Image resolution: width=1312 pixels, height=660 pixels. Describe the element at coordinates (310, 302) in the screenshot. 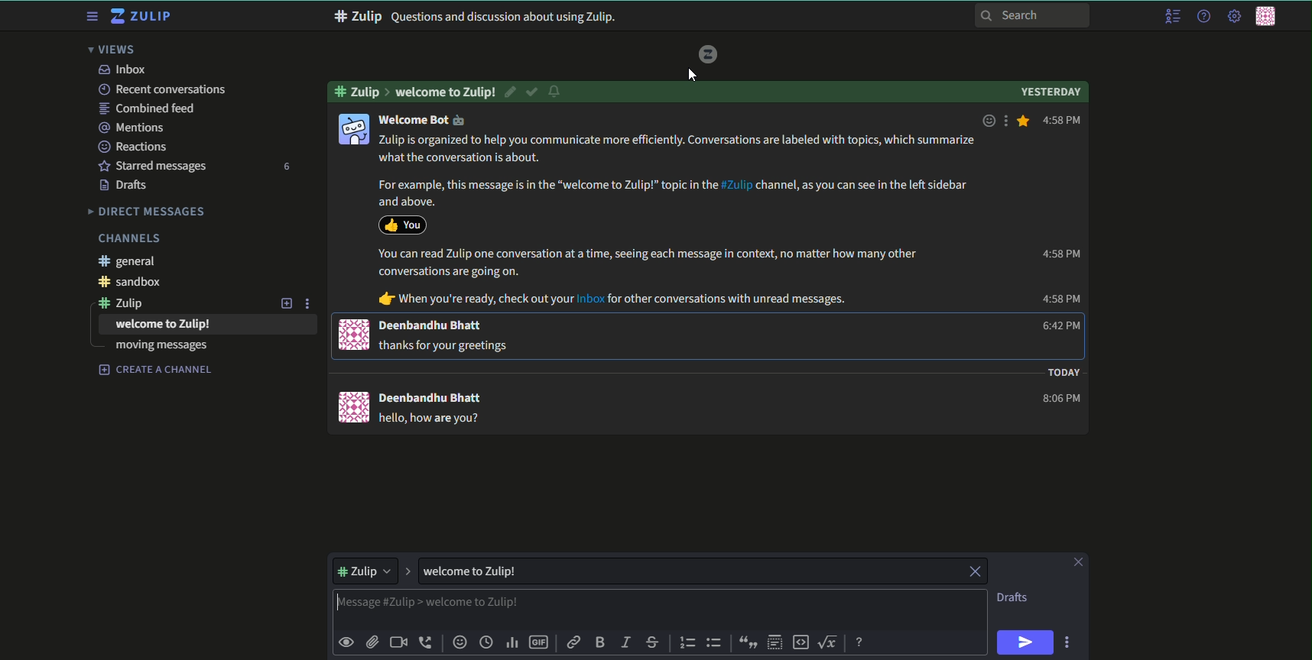

I see `options` at that location.